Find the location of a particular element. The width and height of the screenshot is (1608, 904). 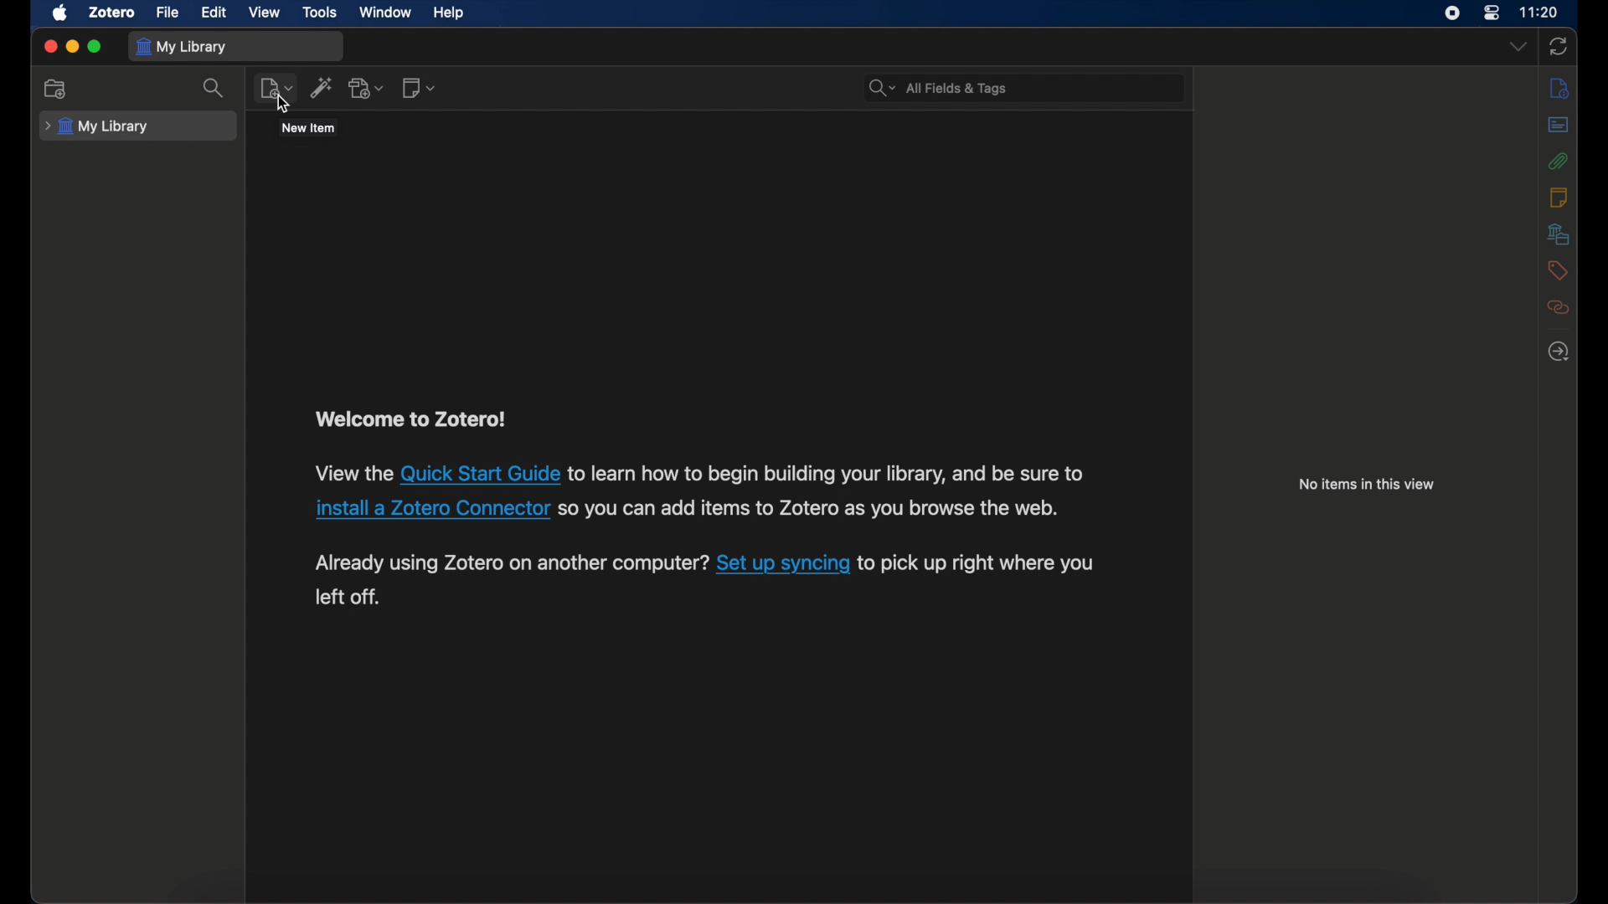

add item by identifier is located at coordinates (323, 87).